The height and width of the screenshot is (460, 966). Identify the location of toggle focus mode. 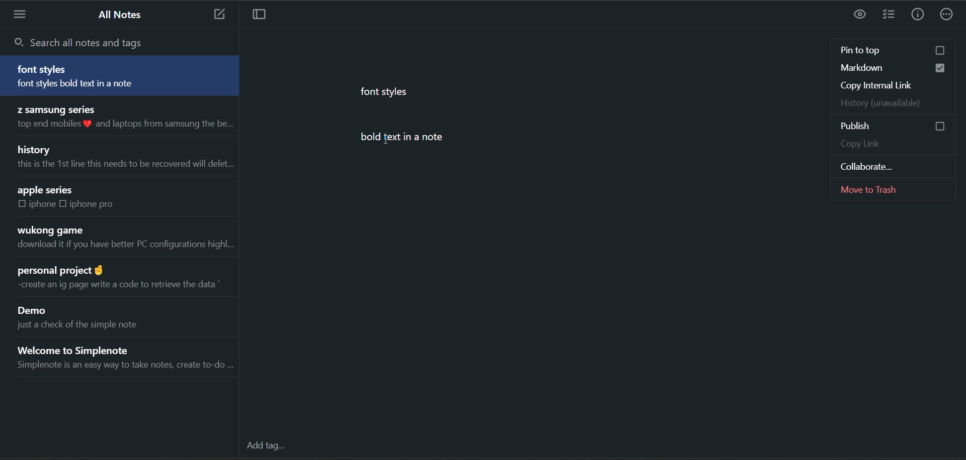
(264, 15).